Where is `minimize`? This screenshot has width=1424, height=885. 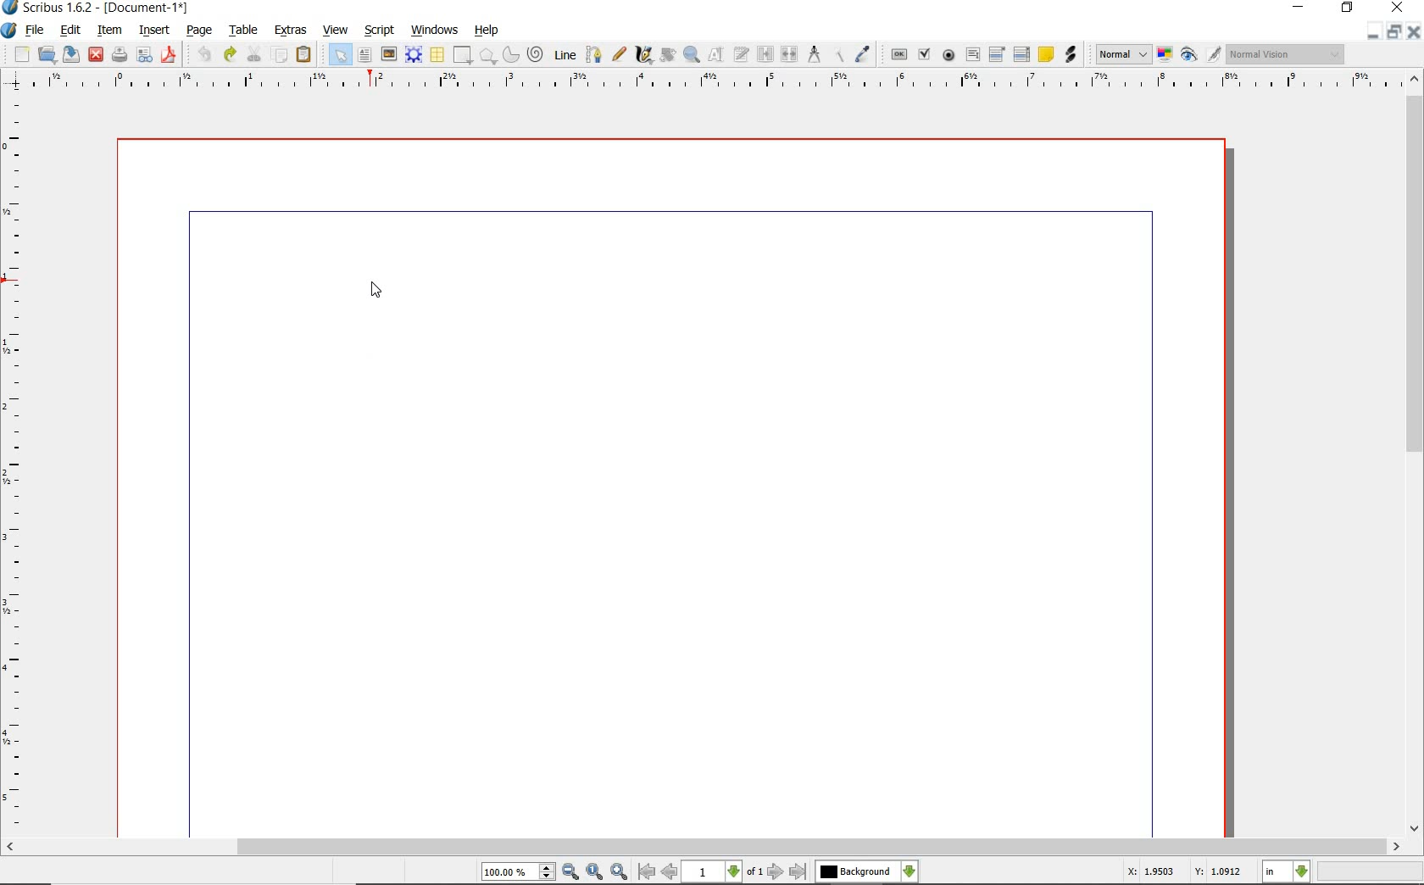
minimize is located at coordinates (1371, 32).